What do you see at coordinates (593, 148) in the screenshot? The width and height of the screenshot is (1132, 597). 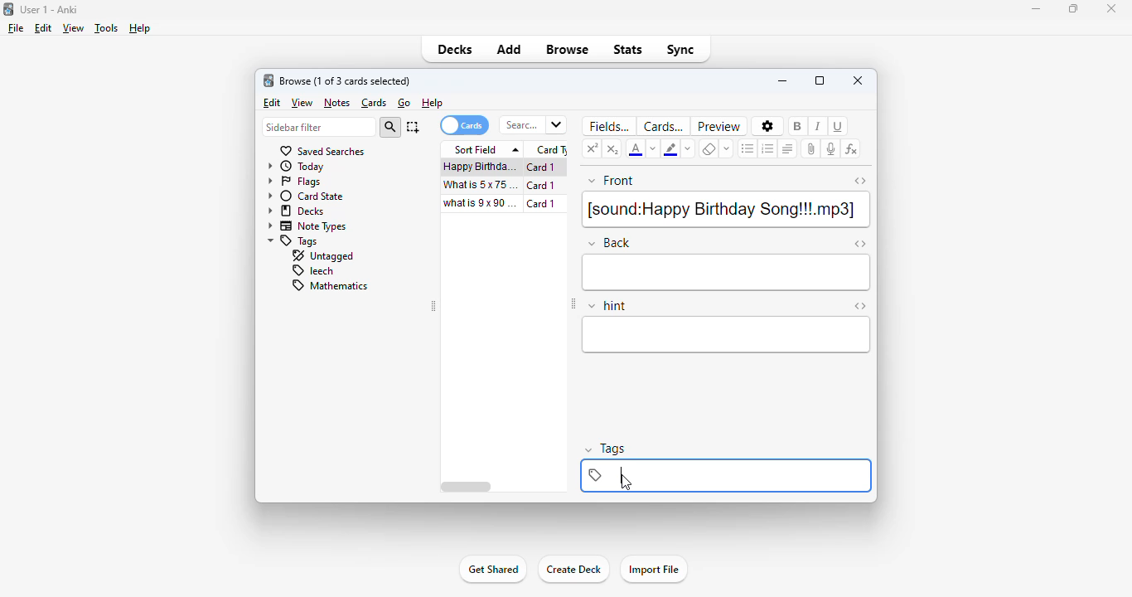 I see `superscript` at bounding box center [593, 148].